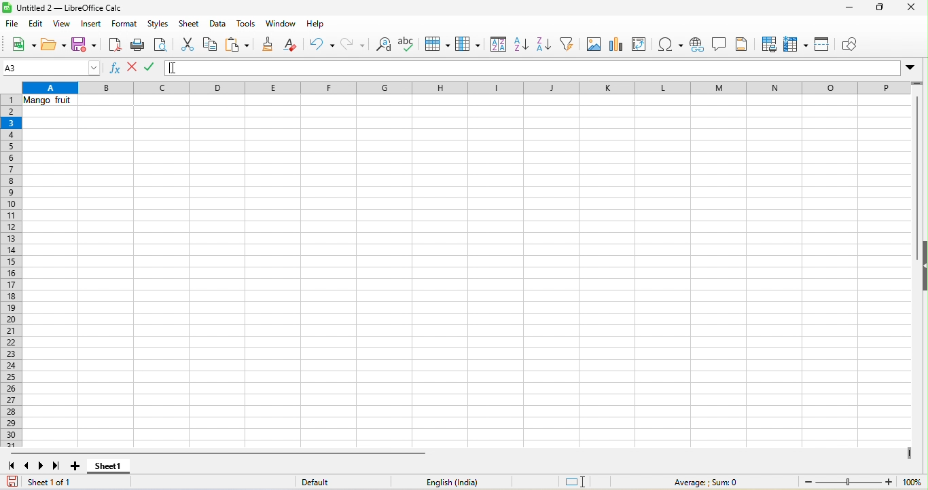  Describe the element at coordinates (596, 69) in the screenshot. I see `formula bar` at that location.